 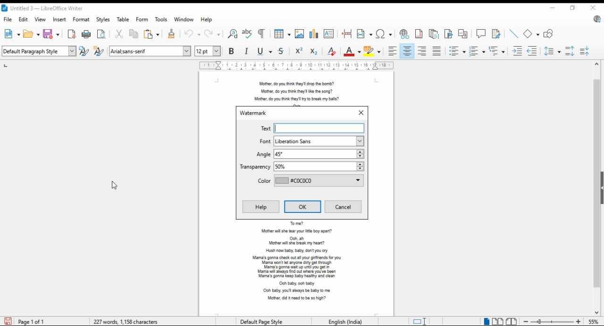 What do you see at coordinates (104, 19) in the screenshot?
I see `styles` at bounding box center [104, 19].